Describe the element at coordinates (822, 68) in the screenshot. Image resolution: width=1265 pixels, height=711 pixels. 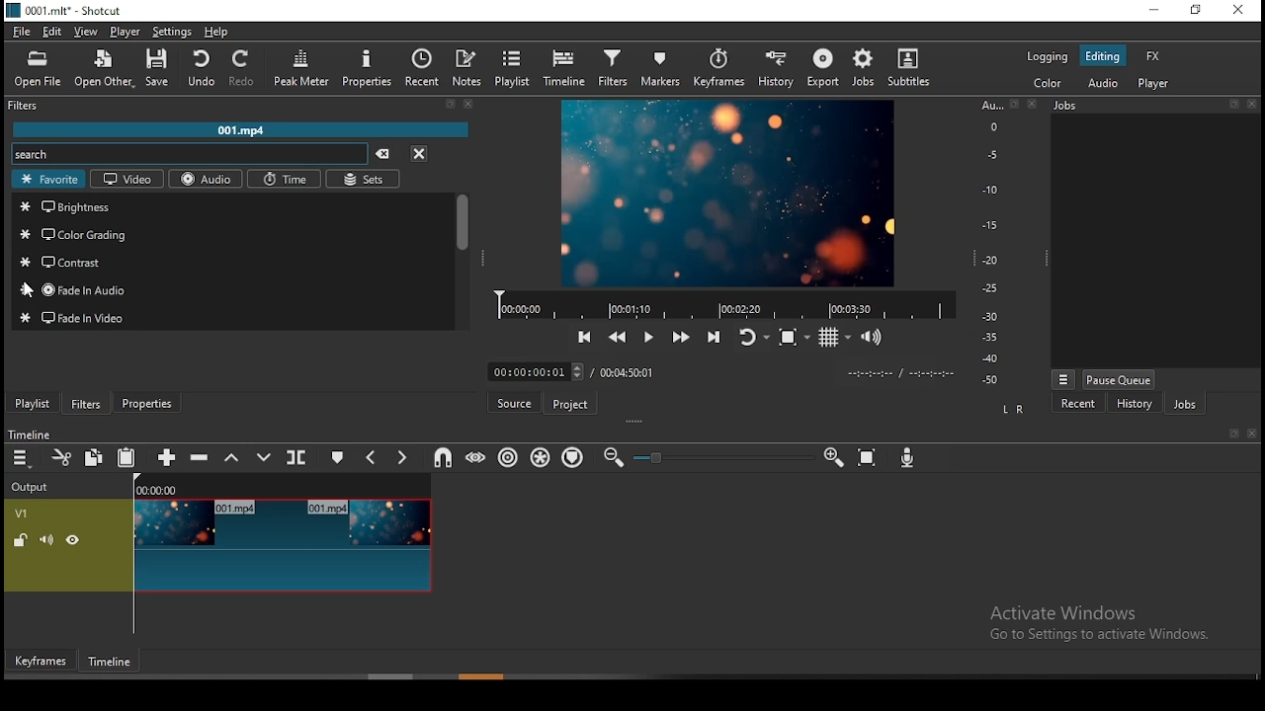
I see `export` at that location.